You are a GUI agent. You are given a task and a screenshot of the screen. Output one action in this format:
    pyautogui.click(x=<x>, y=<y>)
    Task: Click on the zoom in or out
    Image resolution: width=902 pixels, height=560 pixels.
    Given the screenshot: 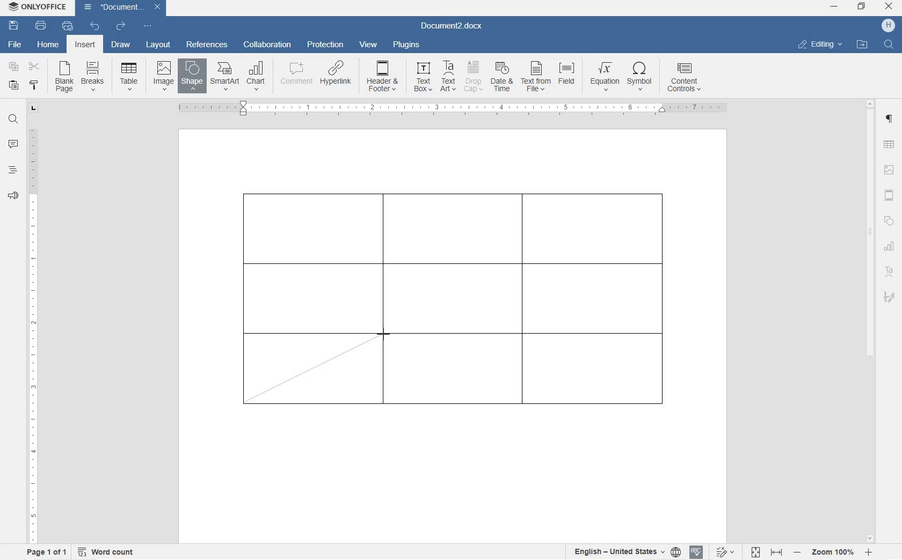 What is the action you would take?
    pyautogui.click(x=834, y=552)
    